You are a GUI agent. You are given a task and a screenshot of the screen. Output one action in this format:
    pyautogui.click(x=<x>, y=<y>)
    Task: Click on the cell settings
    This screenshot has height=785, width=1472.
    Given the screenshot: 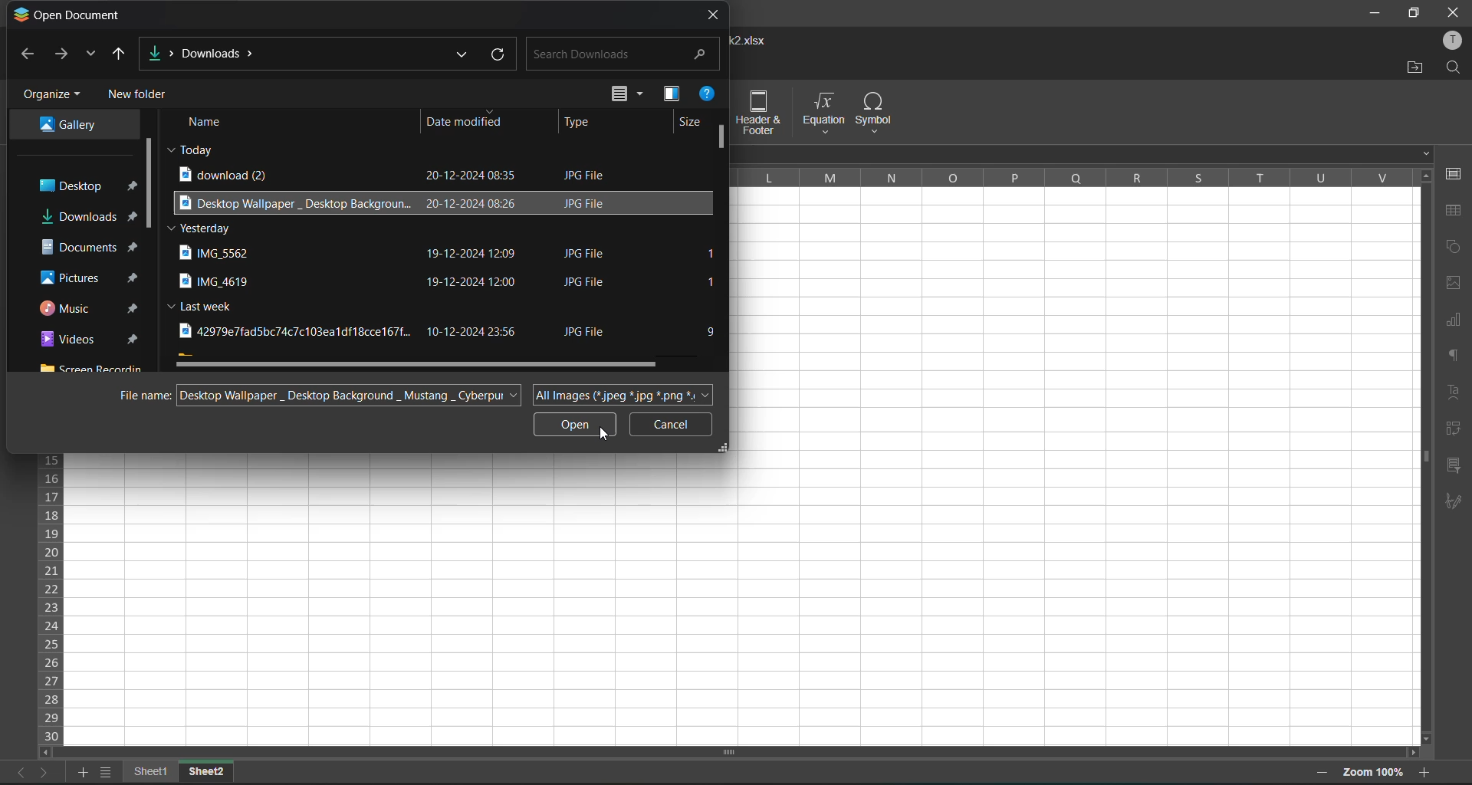 What is the action you would take?
    pyautogui.click(x=1455, y=174)
    